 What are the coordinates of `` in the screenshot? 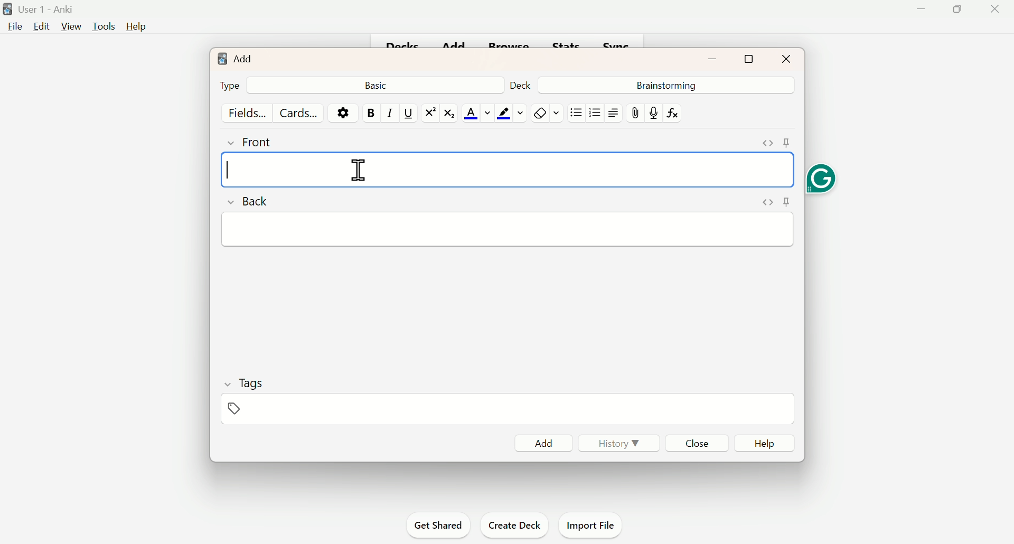 It's located at (139, 26).